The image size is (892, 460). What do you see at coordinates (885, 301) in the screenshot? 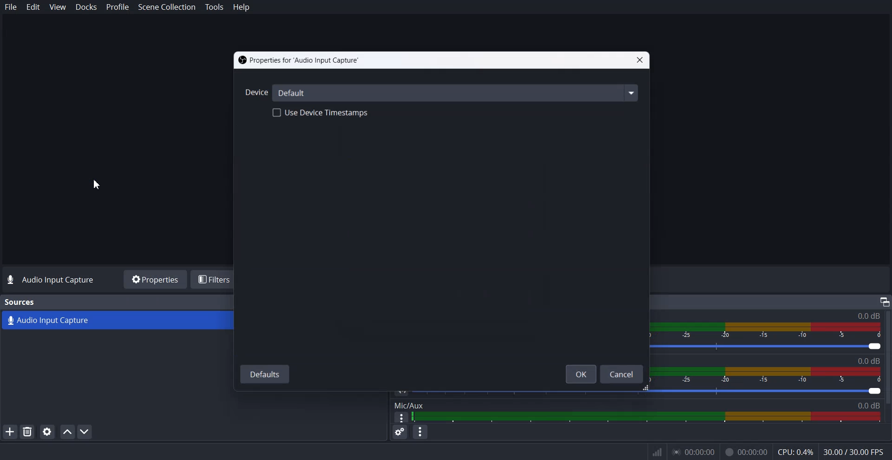
I see `Minimize` at bounding box center [885, 301].